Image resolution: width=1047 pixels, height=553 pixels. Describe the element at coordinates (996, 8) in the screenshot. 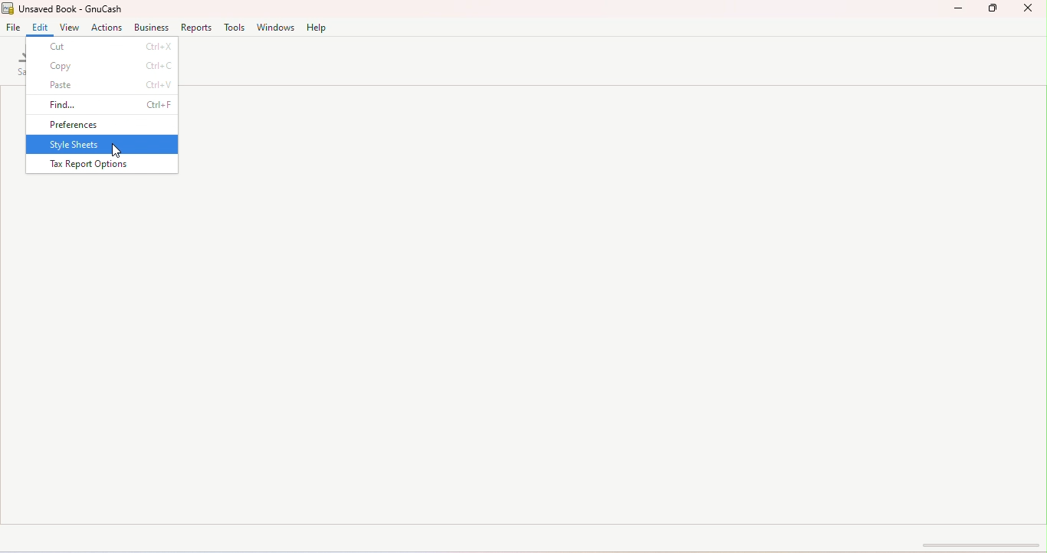

I see `Maximize` at that location.